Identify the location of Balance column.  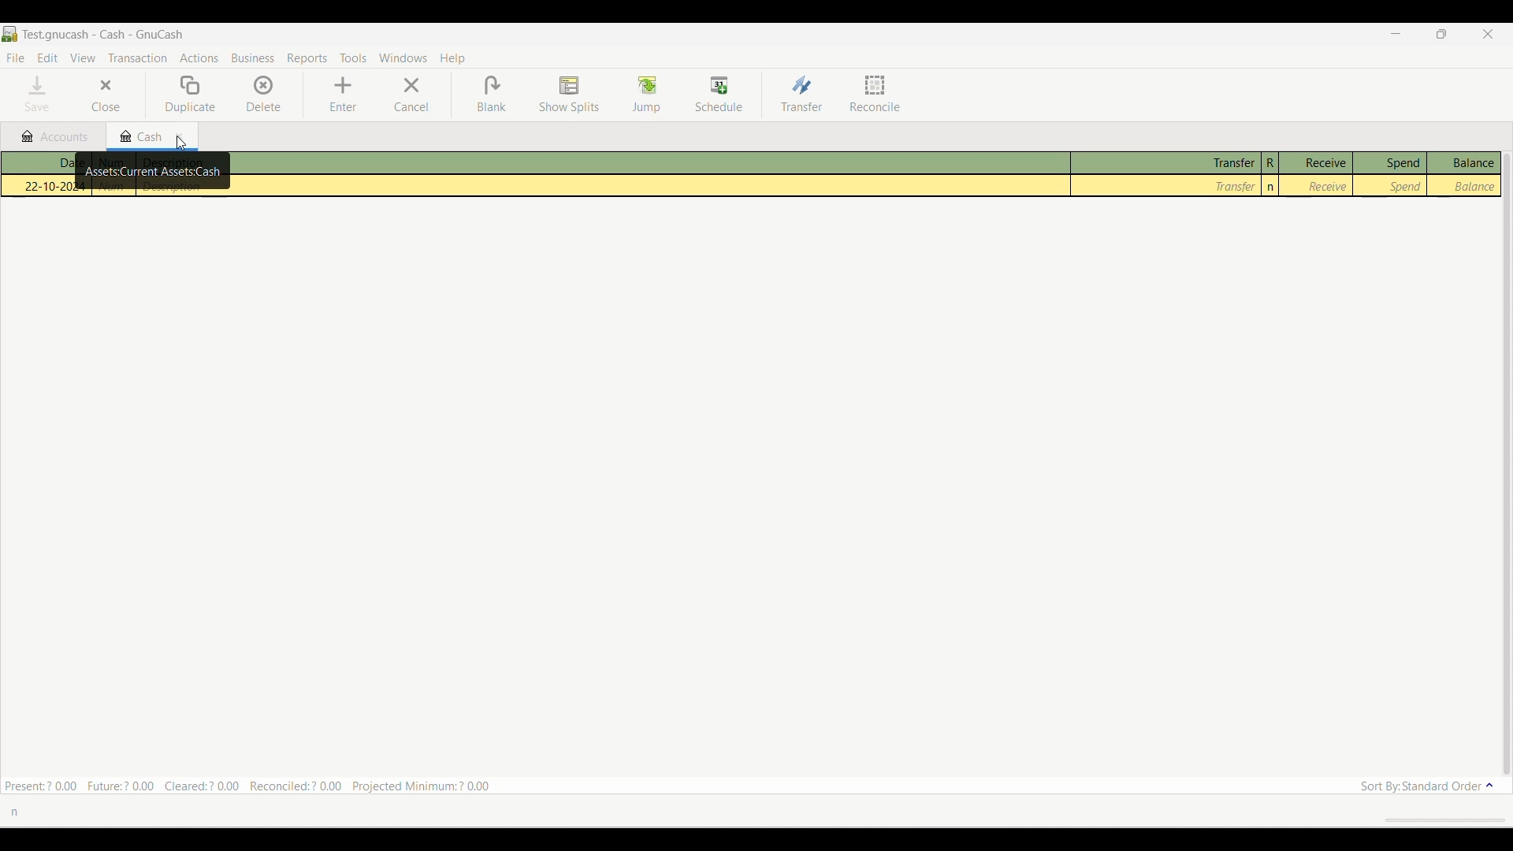
(1462, 163).